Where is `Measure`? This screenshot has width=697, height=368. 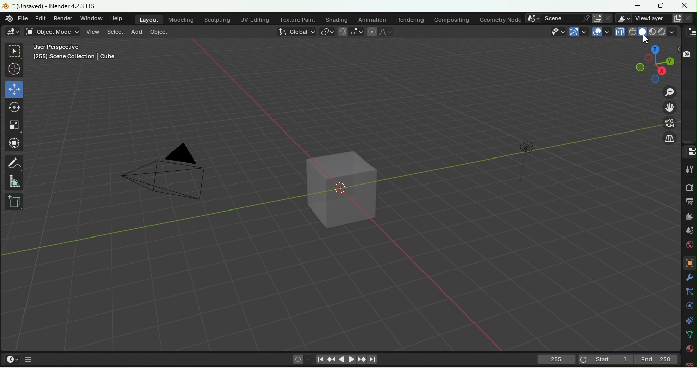 Measure is located at coordinates (14, 181).